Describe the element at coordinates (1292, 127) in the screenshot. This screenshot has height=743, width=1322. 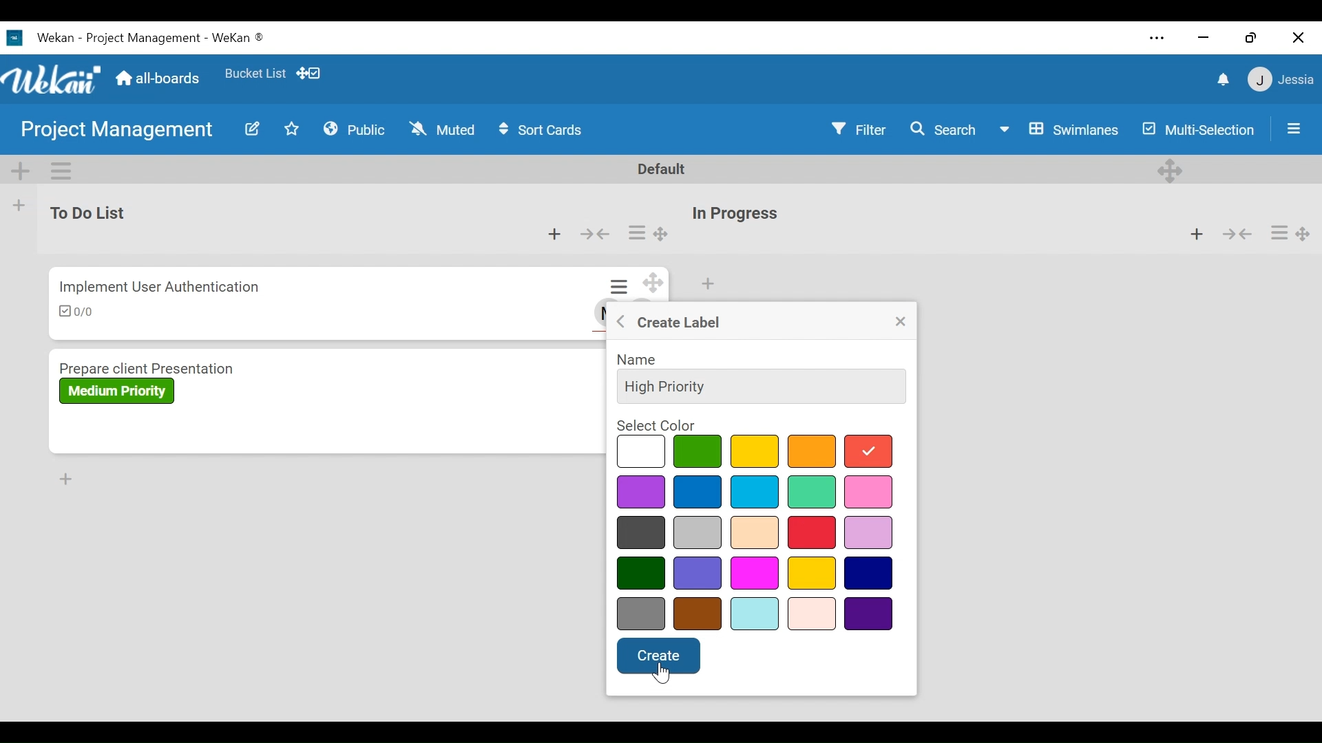
I see `Open/Close Sidebar` at that location.